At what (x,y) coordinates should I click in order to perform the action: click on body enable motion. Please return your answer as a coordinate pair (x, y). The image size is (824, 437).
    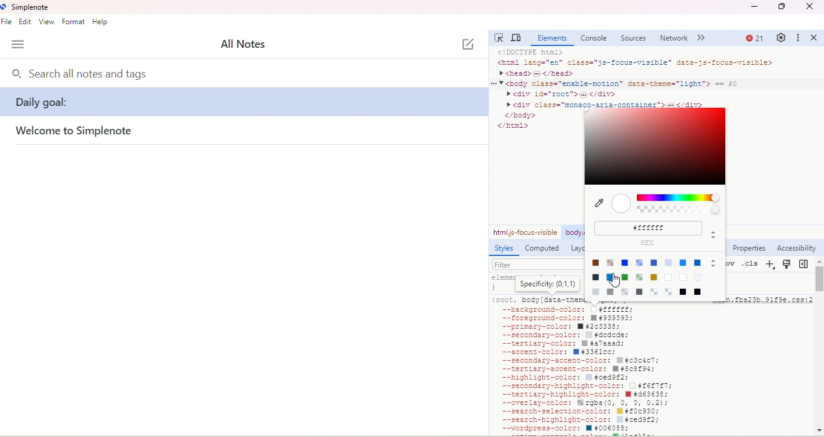
    Looking at the image, I should click on (574, 234).